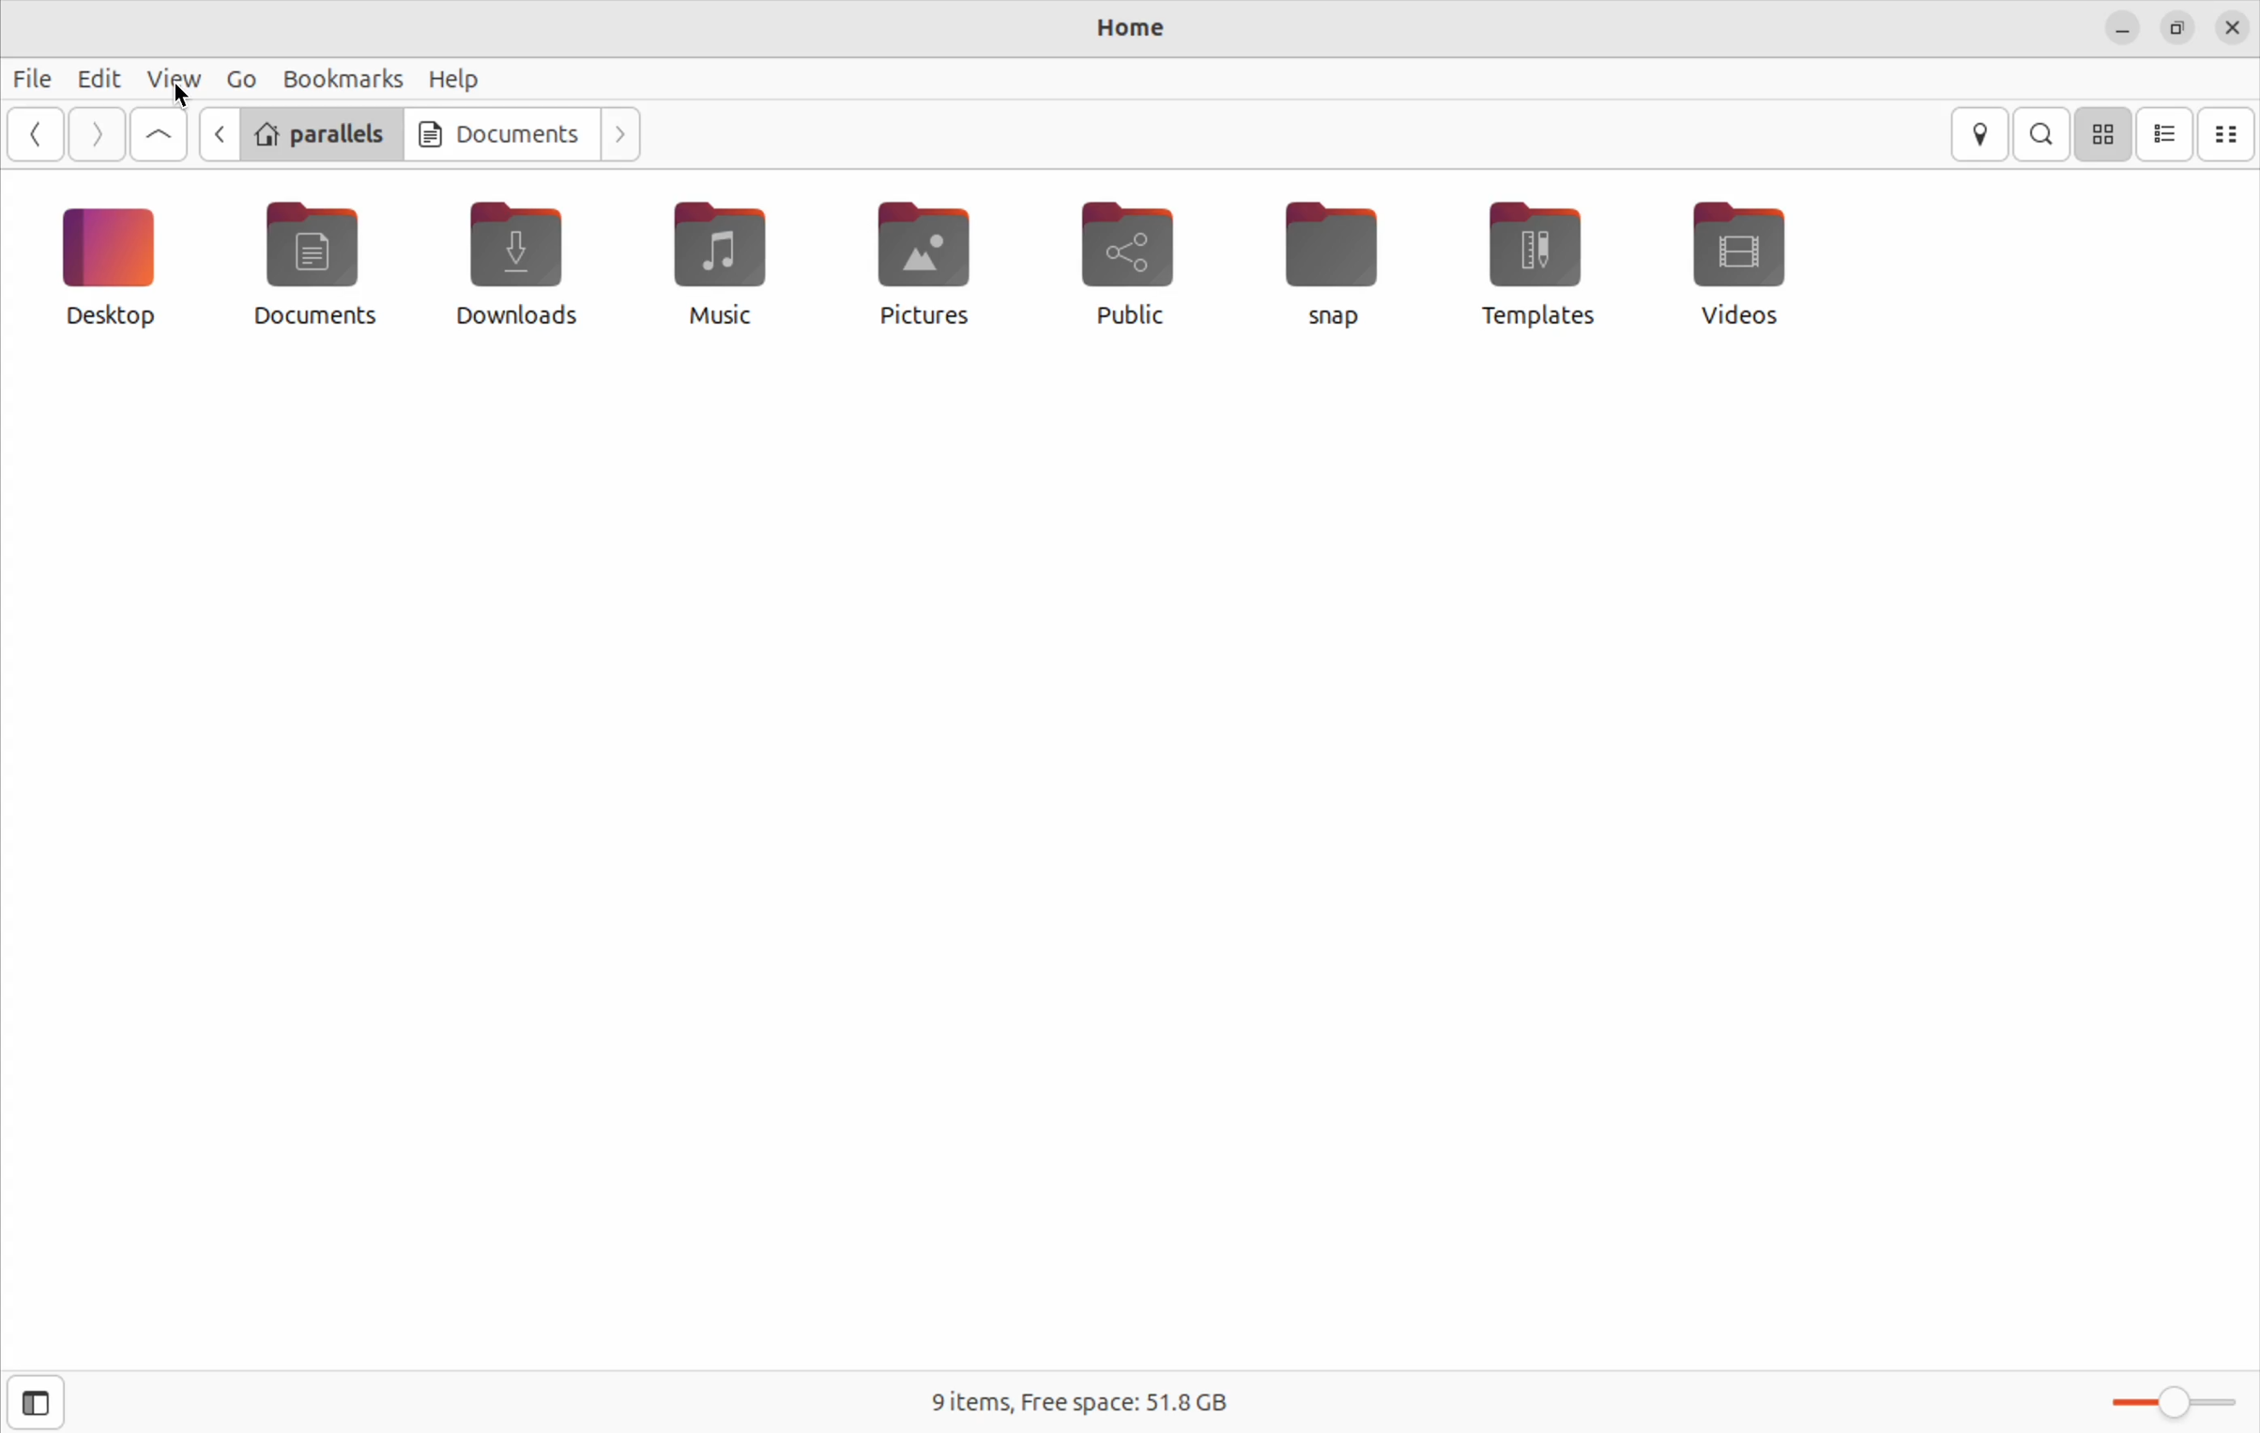 Image resolution: width=2260 pixels, height=1433 pixels. What do you see at coordinates (36, 77) in the screenshot?
I see `files` at bounding box center [36, 77].